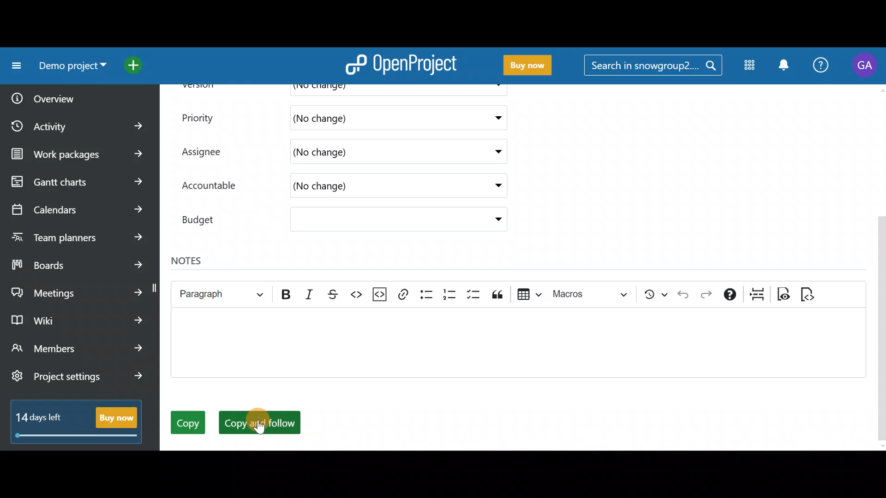 The image size is (886, 498). I want to click on Toggle preview mode, so click(783, 296).